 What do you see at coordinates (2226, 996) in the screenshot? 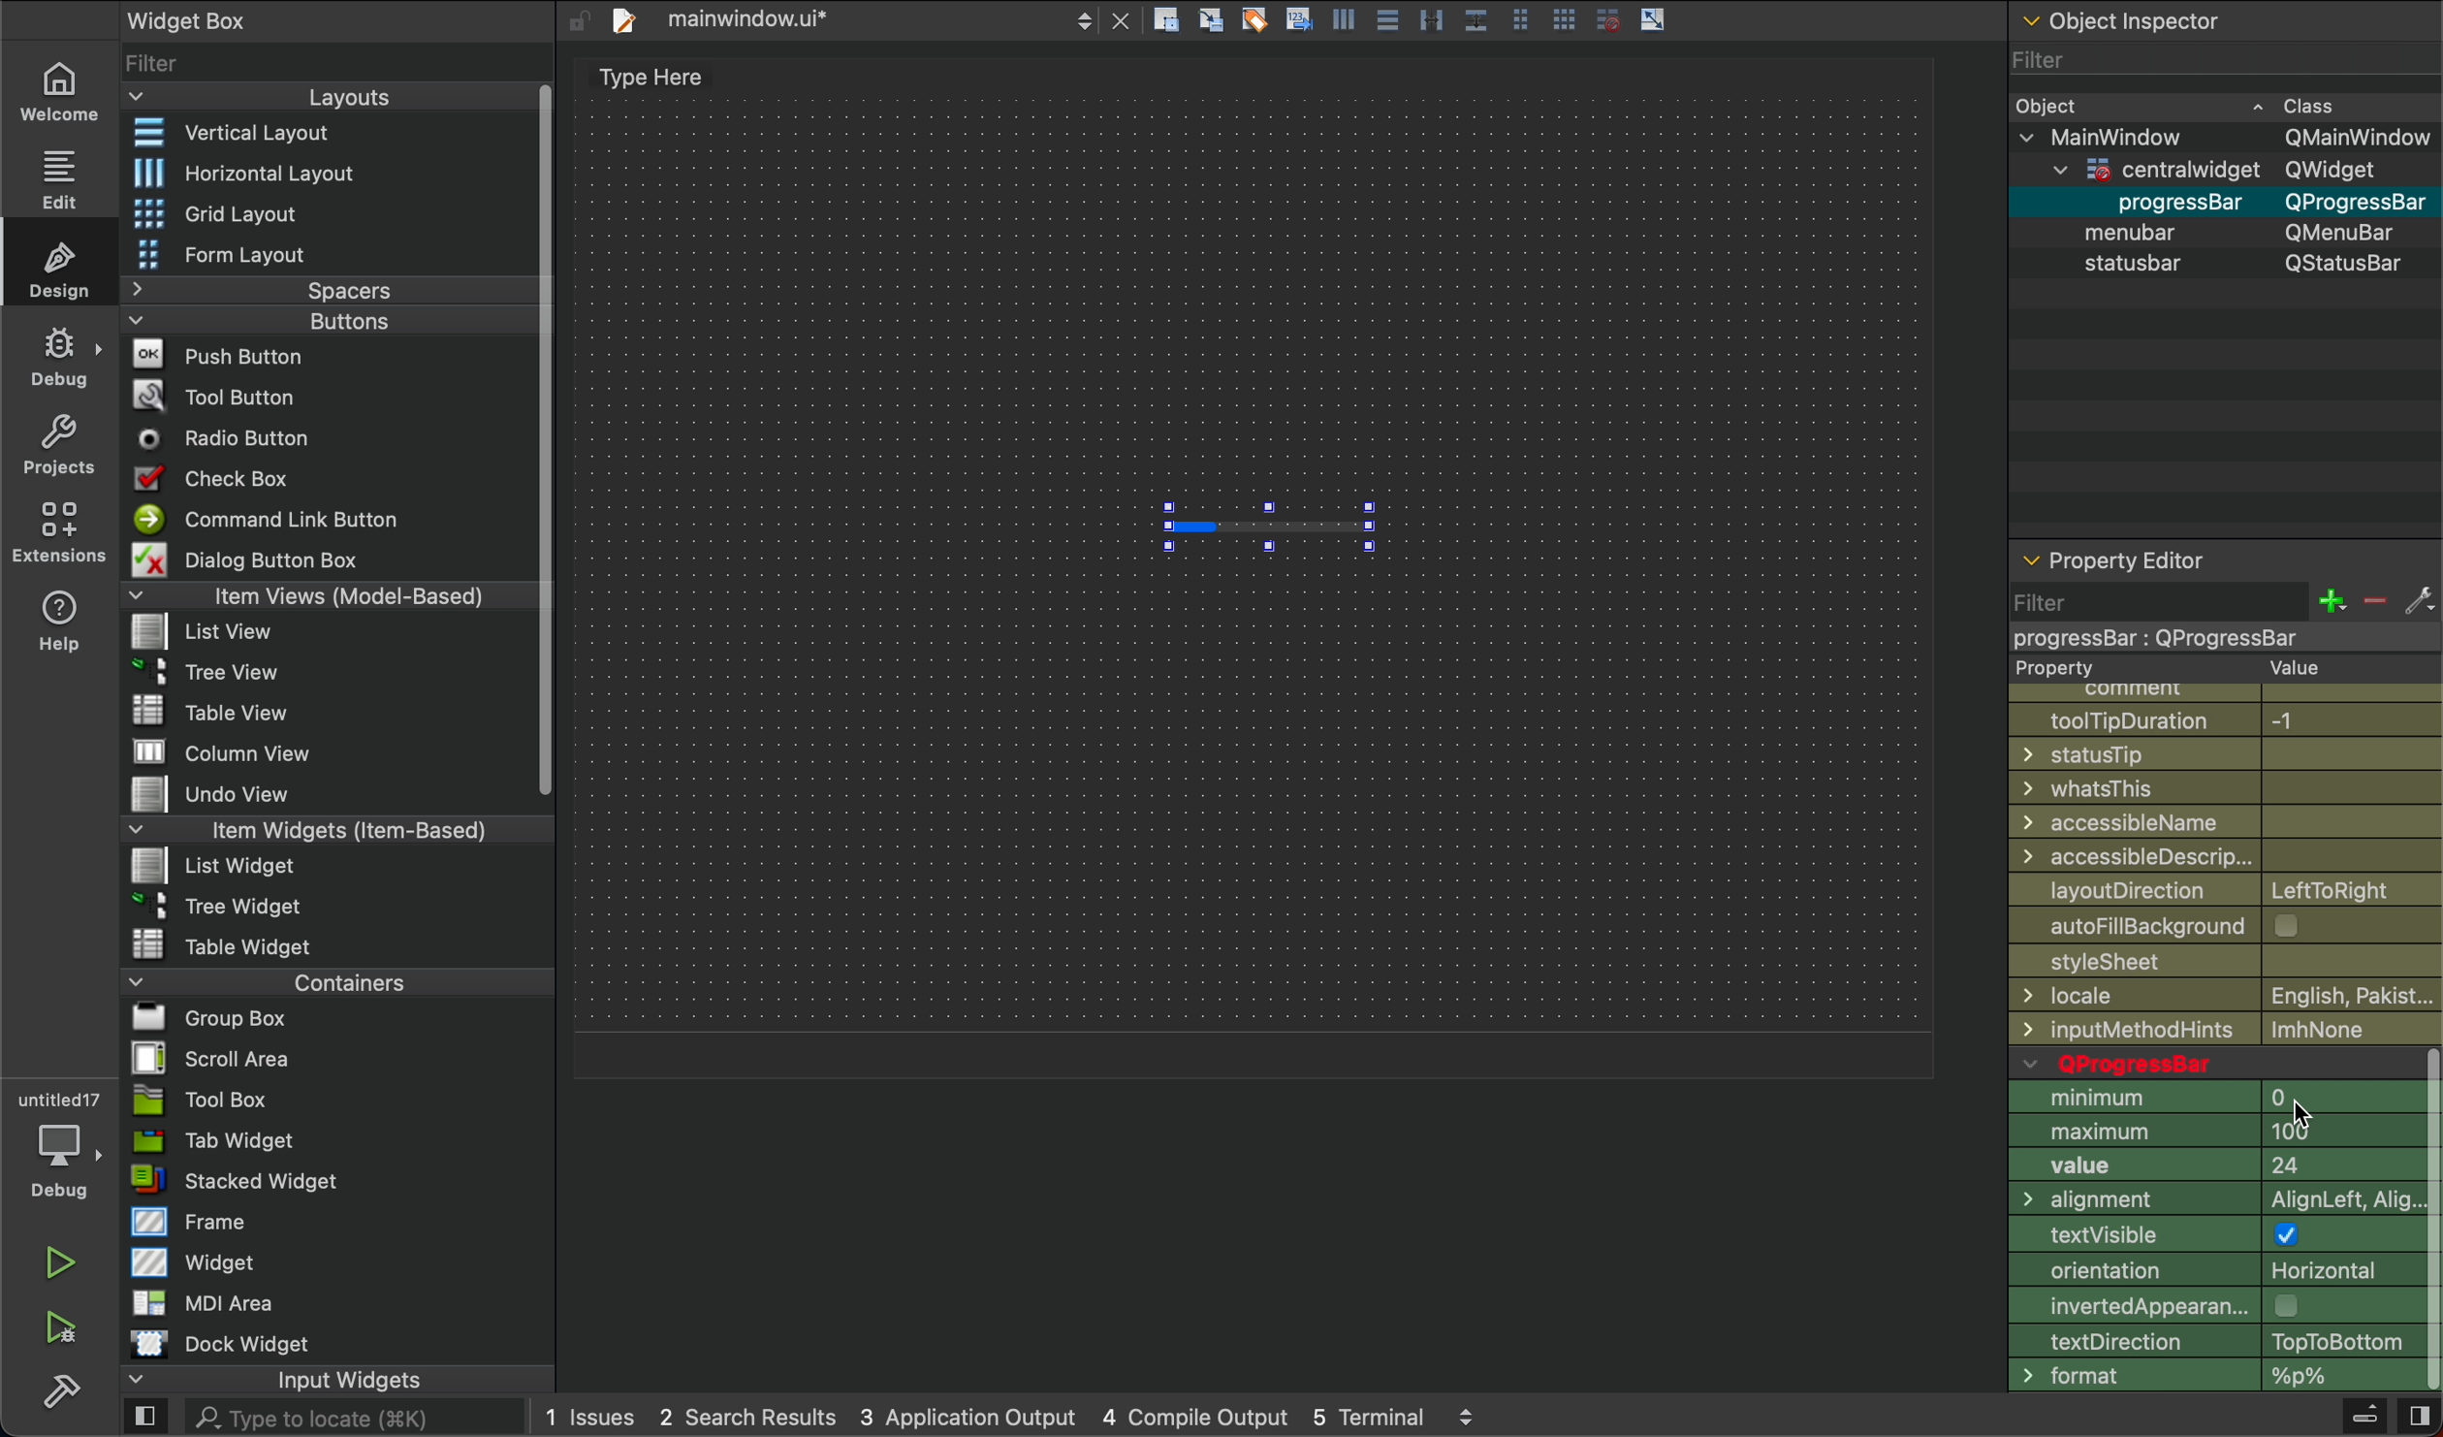
I see `locale` at bounding box center [2226, 996].